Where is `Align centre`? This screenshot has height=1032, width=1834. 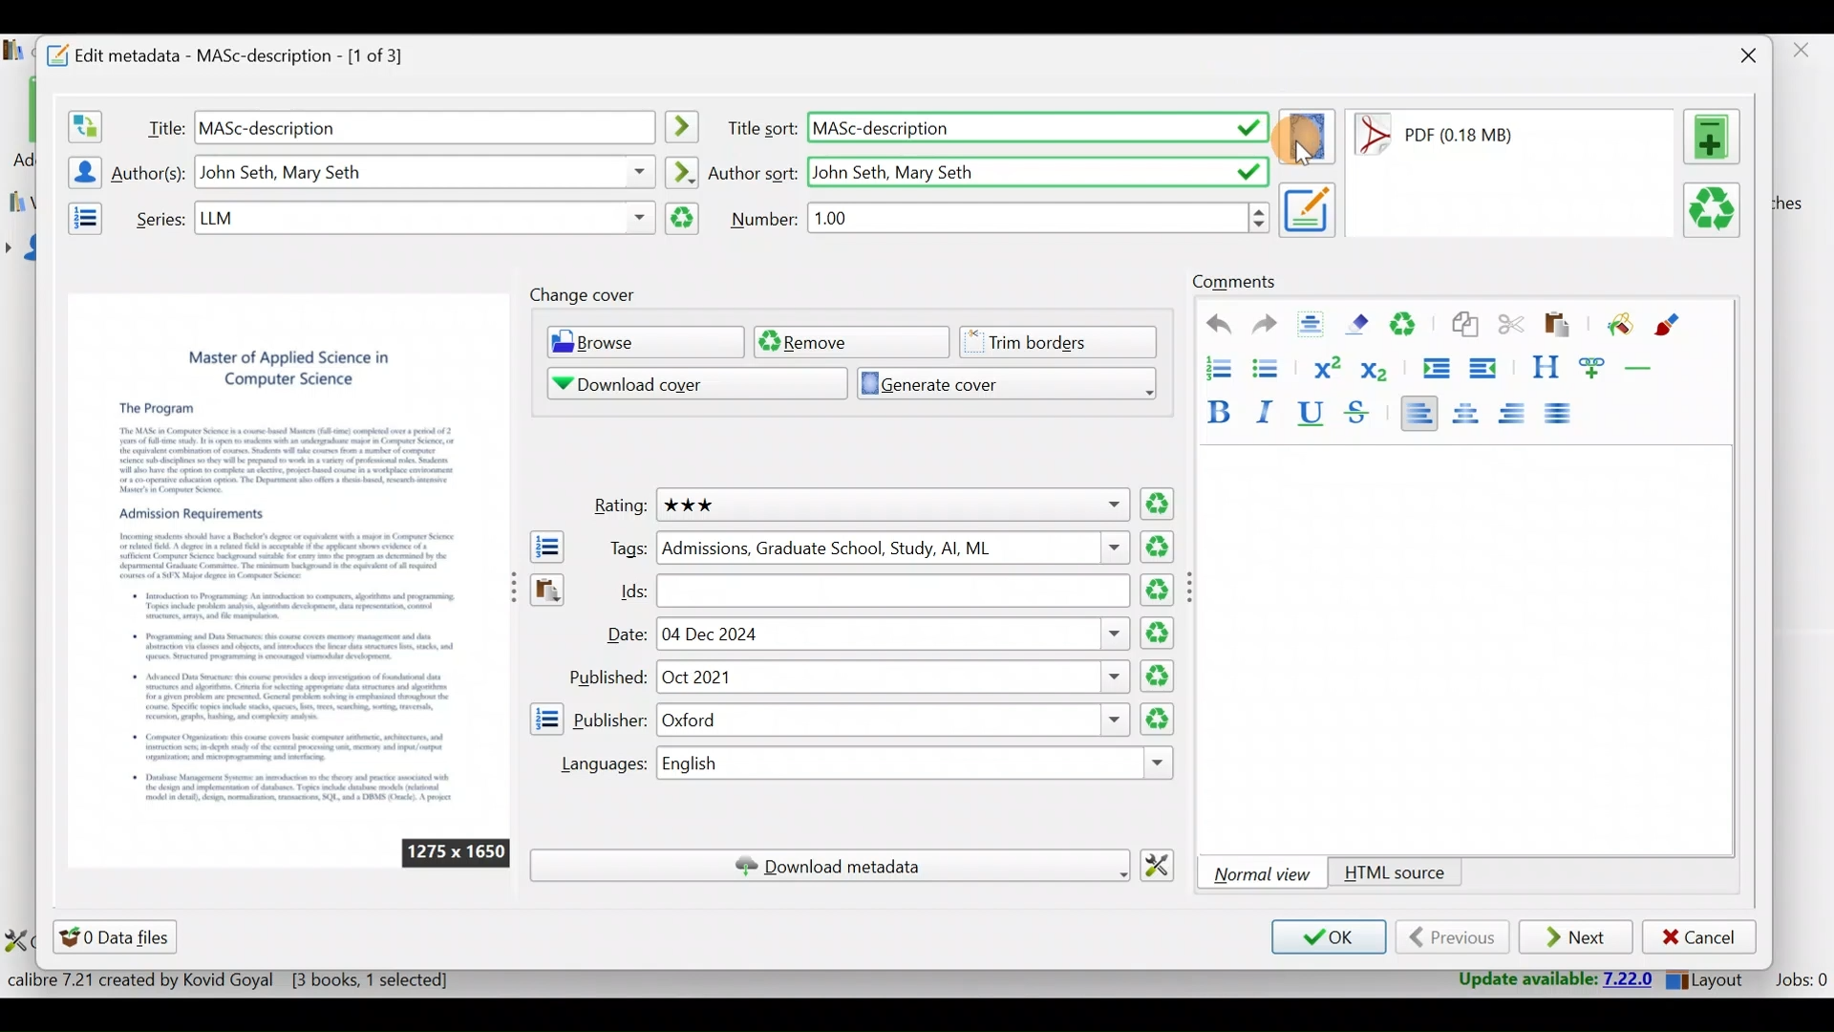 Align centre is located at coordinates (1474, 410).